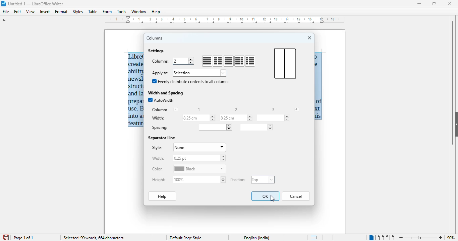 The height and width of the screenshot is (241, 458). I want to click on OK, so click(266, 196).